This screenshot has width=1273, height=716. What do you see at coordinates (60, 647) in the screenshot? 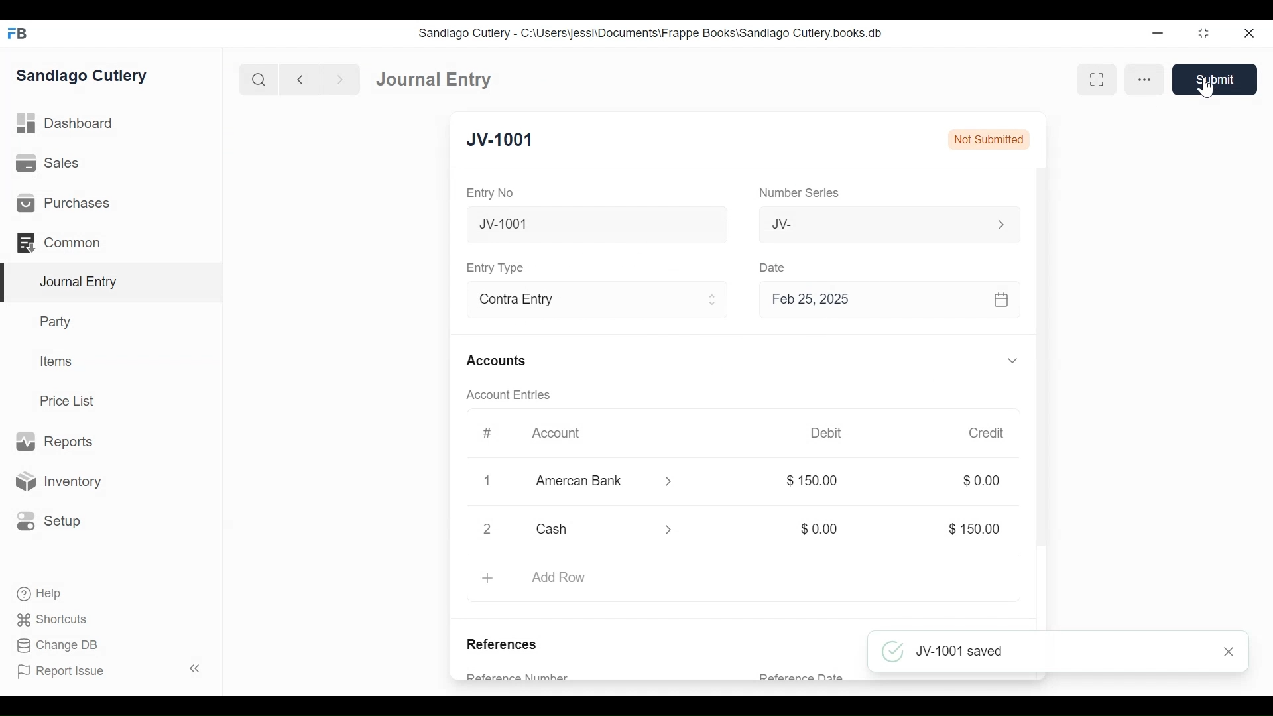
I see `Change DB` at bounding box center [60, 647].